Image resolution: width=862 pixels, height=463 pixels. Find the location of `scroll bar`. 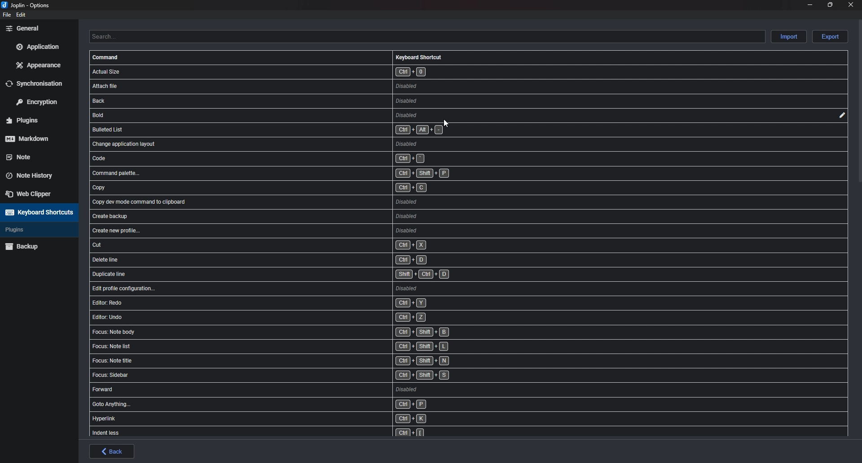

scroll bar is located at coordinates (860, 100).